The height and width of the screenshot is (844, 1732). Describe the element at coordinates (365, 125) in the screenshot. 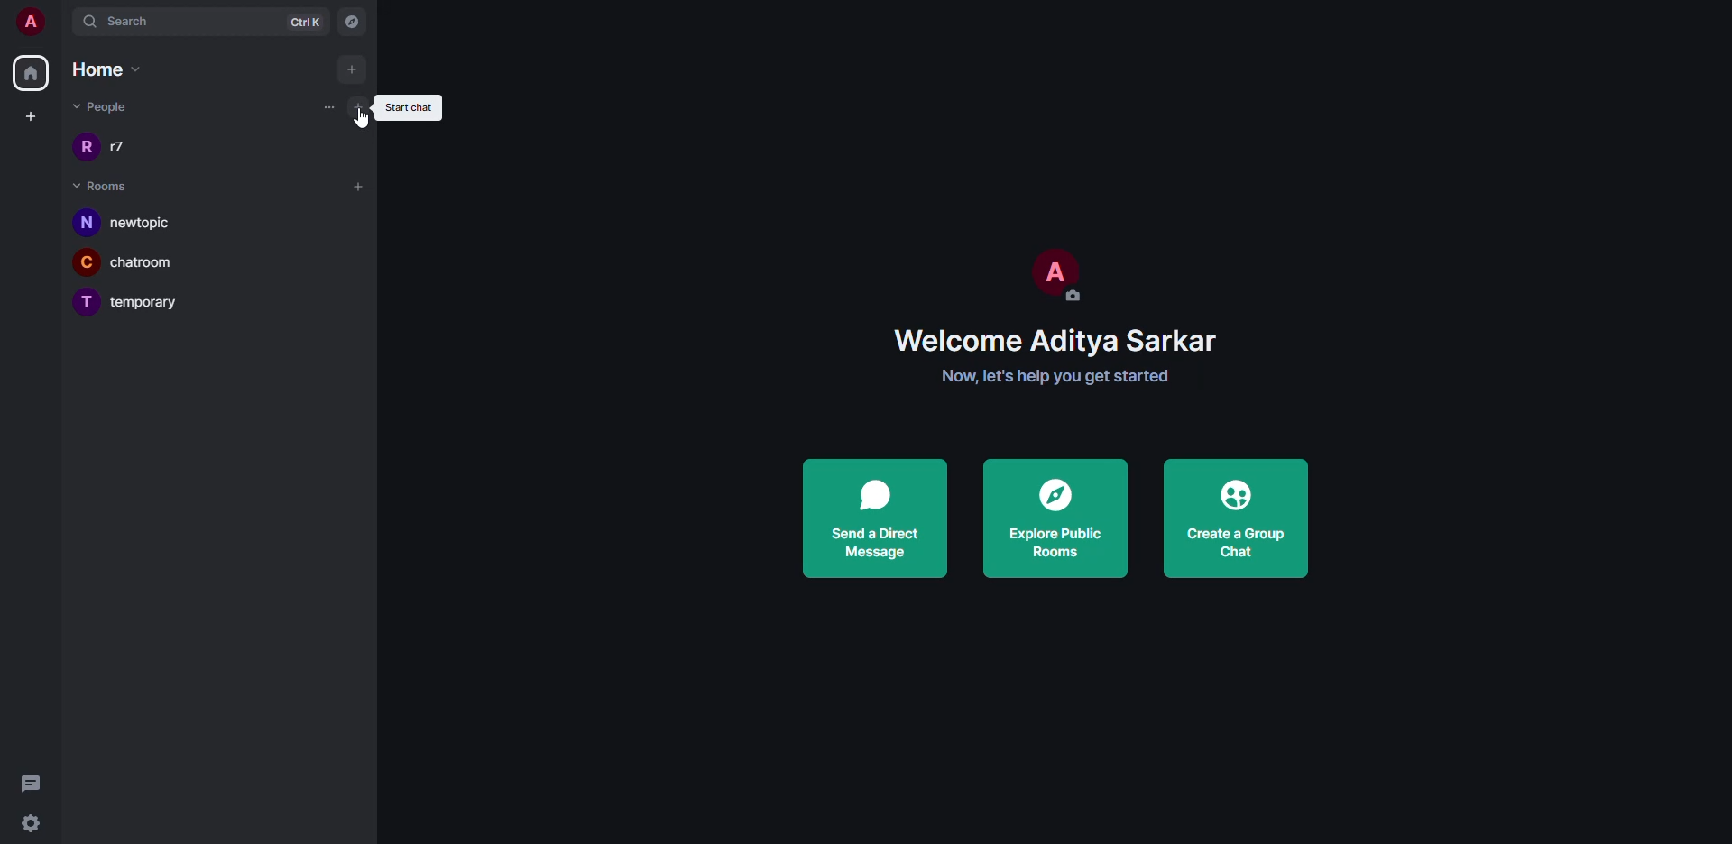

I see `cursor` at that location.